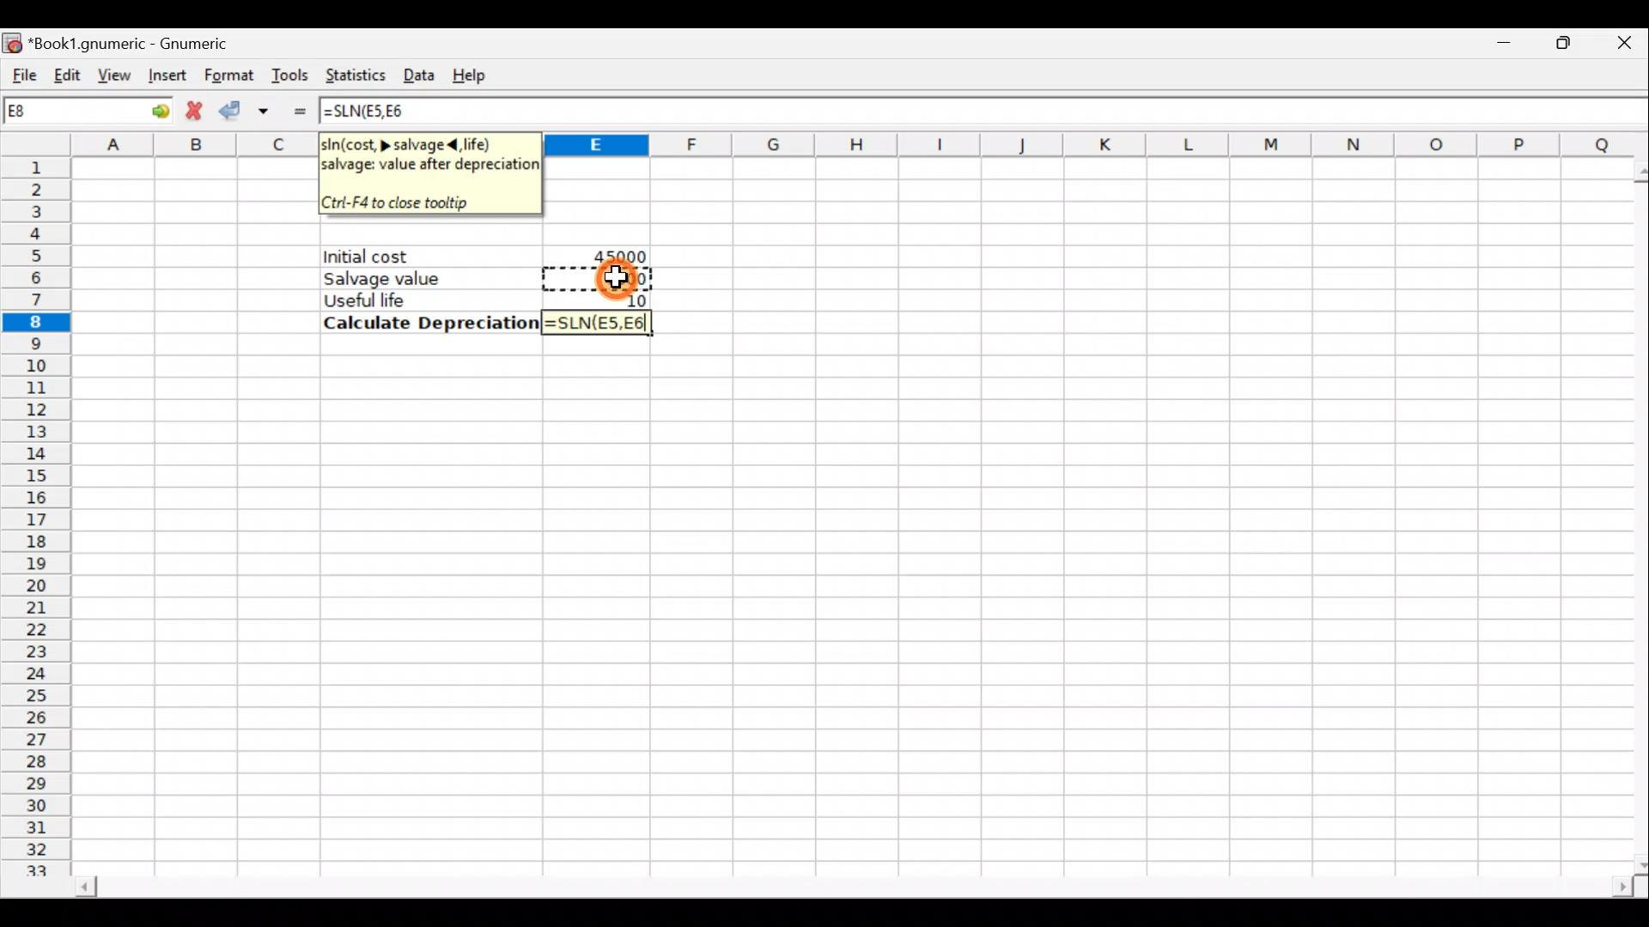 This screenshot has height=927, width=1649. Describe the element at coordinates (615, 254) in the screenshot. I see `45000` at that location.